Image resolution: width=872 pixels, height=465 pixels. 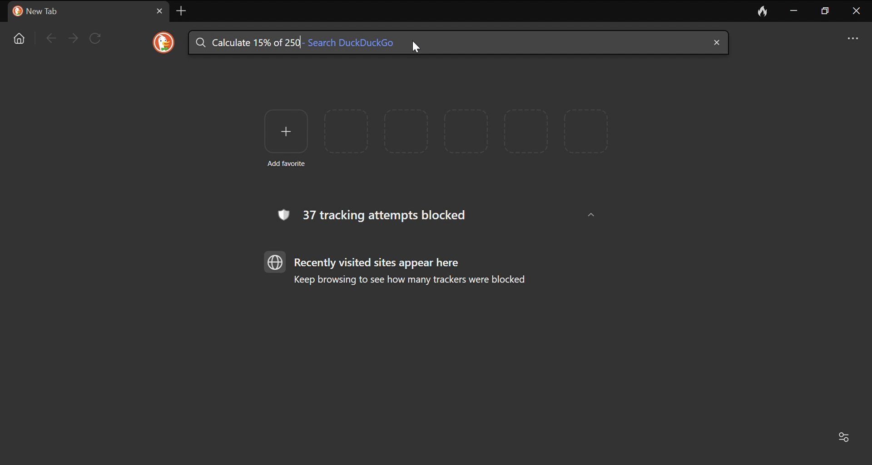 What do you see at coordinates (286, 137) in the screenshot?
I see `Add favorite` at bounding box center [286, 137].